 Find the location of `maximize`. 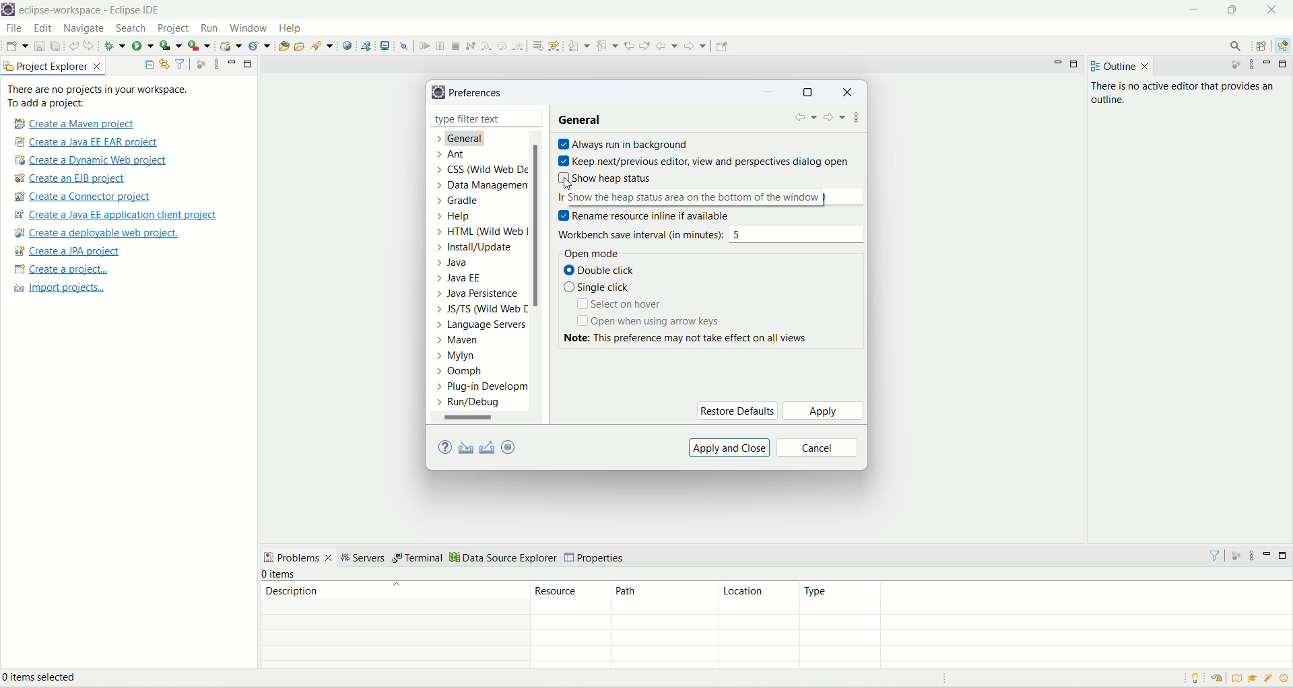

maximize is located at coordinates (1285, 555).